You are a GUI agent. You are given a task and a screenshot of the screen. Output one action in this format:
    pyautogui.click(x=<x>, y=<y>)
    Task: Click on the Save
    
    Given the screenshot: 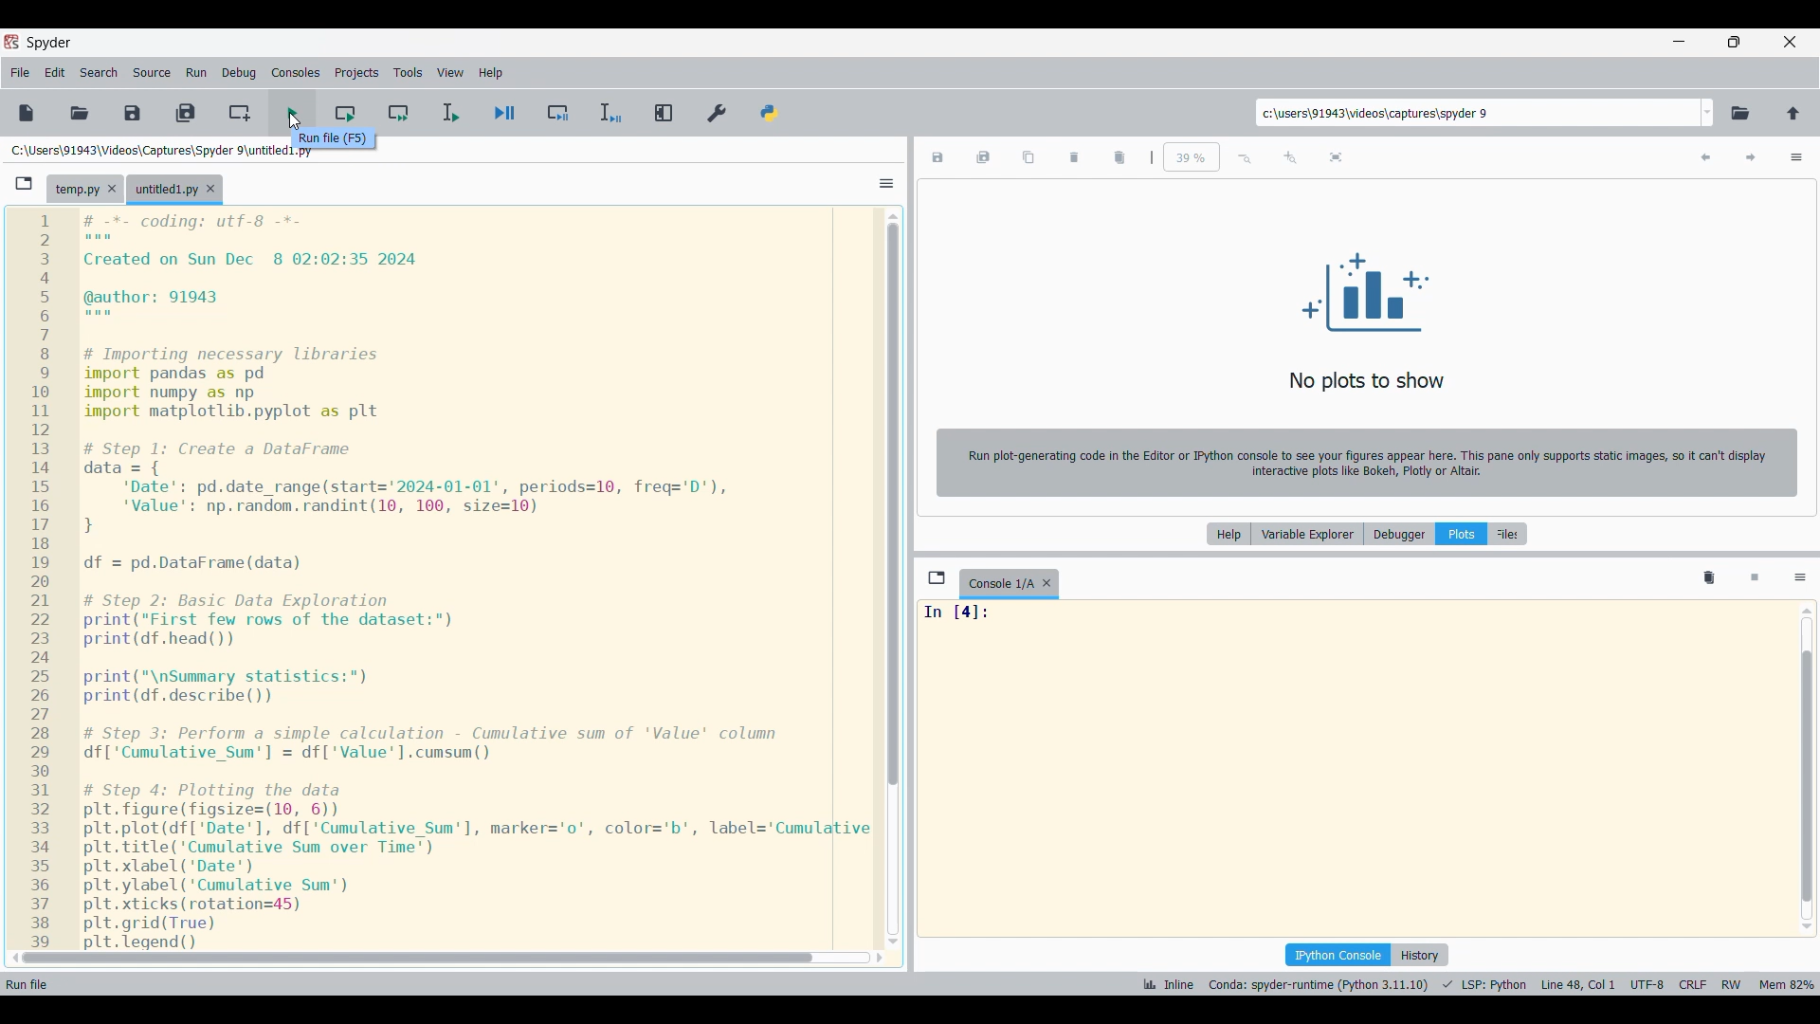 What is the action you would take?
    pyautogui.click(x=132, y=112)
    